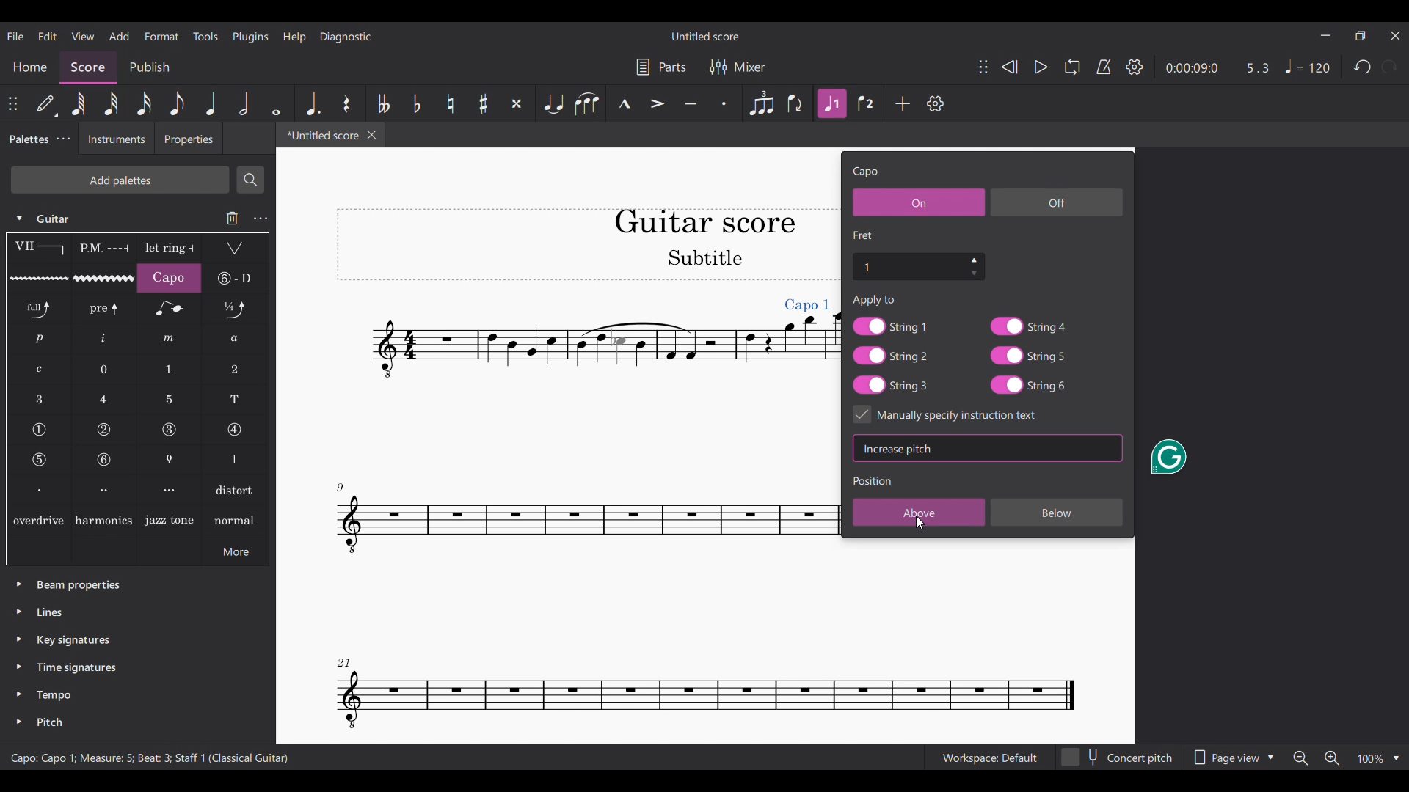 Image resolution: width=1409 pixels, height=792 pixels. What do you see at coordinates (261, 219) in the screenshot?
I see `Guitar settings` at bounding box center [261, 219].